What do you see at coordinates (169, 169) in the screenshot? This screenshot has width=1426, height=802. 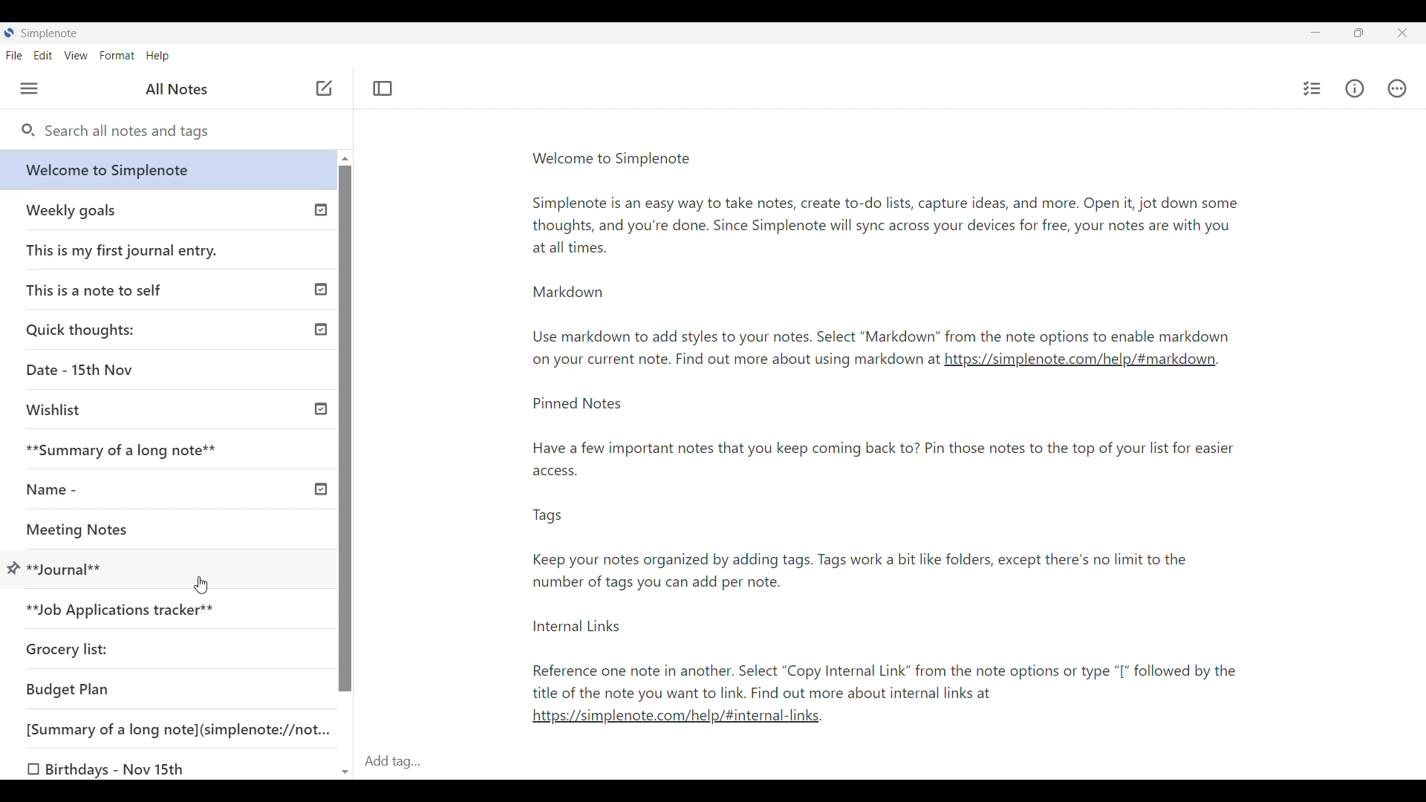 I see `Welcome note by SimpleNote` at bounding box center [169, 169].